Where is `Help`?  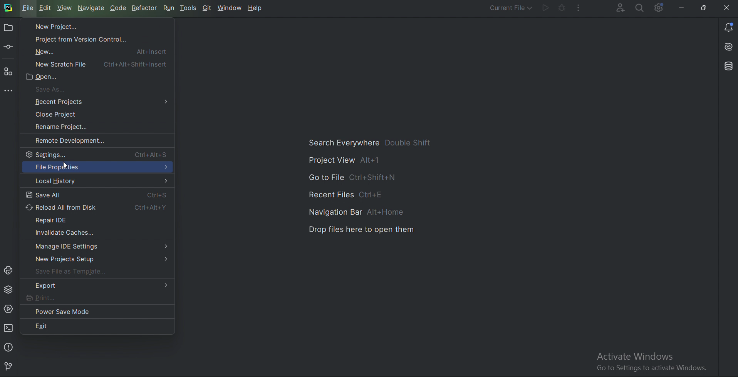
Help is located at coordinates (257, 8).